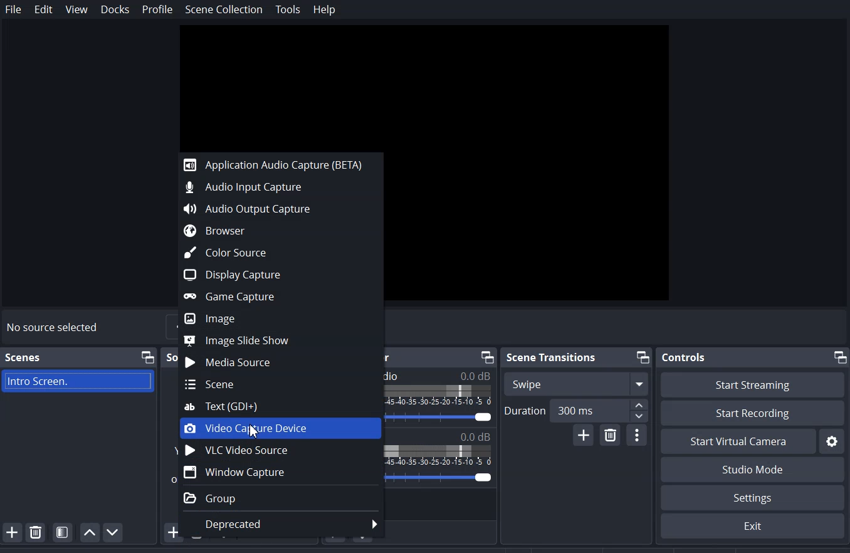 This screenshot has height=553, width=850. Describe the element at coordinates (164, 532) in the screenshot. I see `Add Source` at that location.